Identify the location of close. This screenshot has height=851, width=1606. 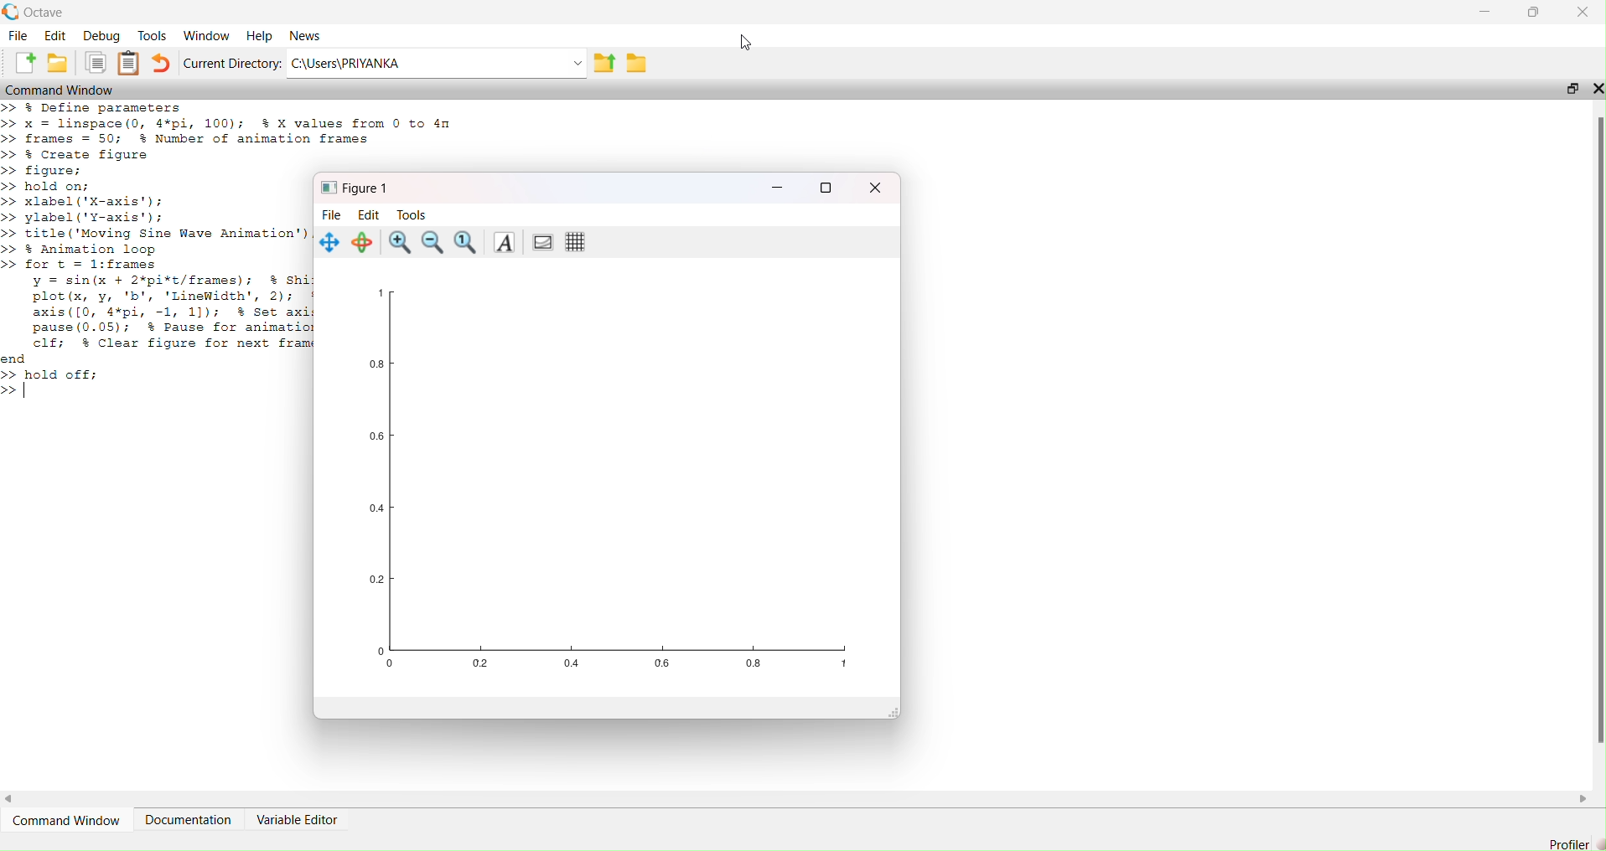
(1586, 12).